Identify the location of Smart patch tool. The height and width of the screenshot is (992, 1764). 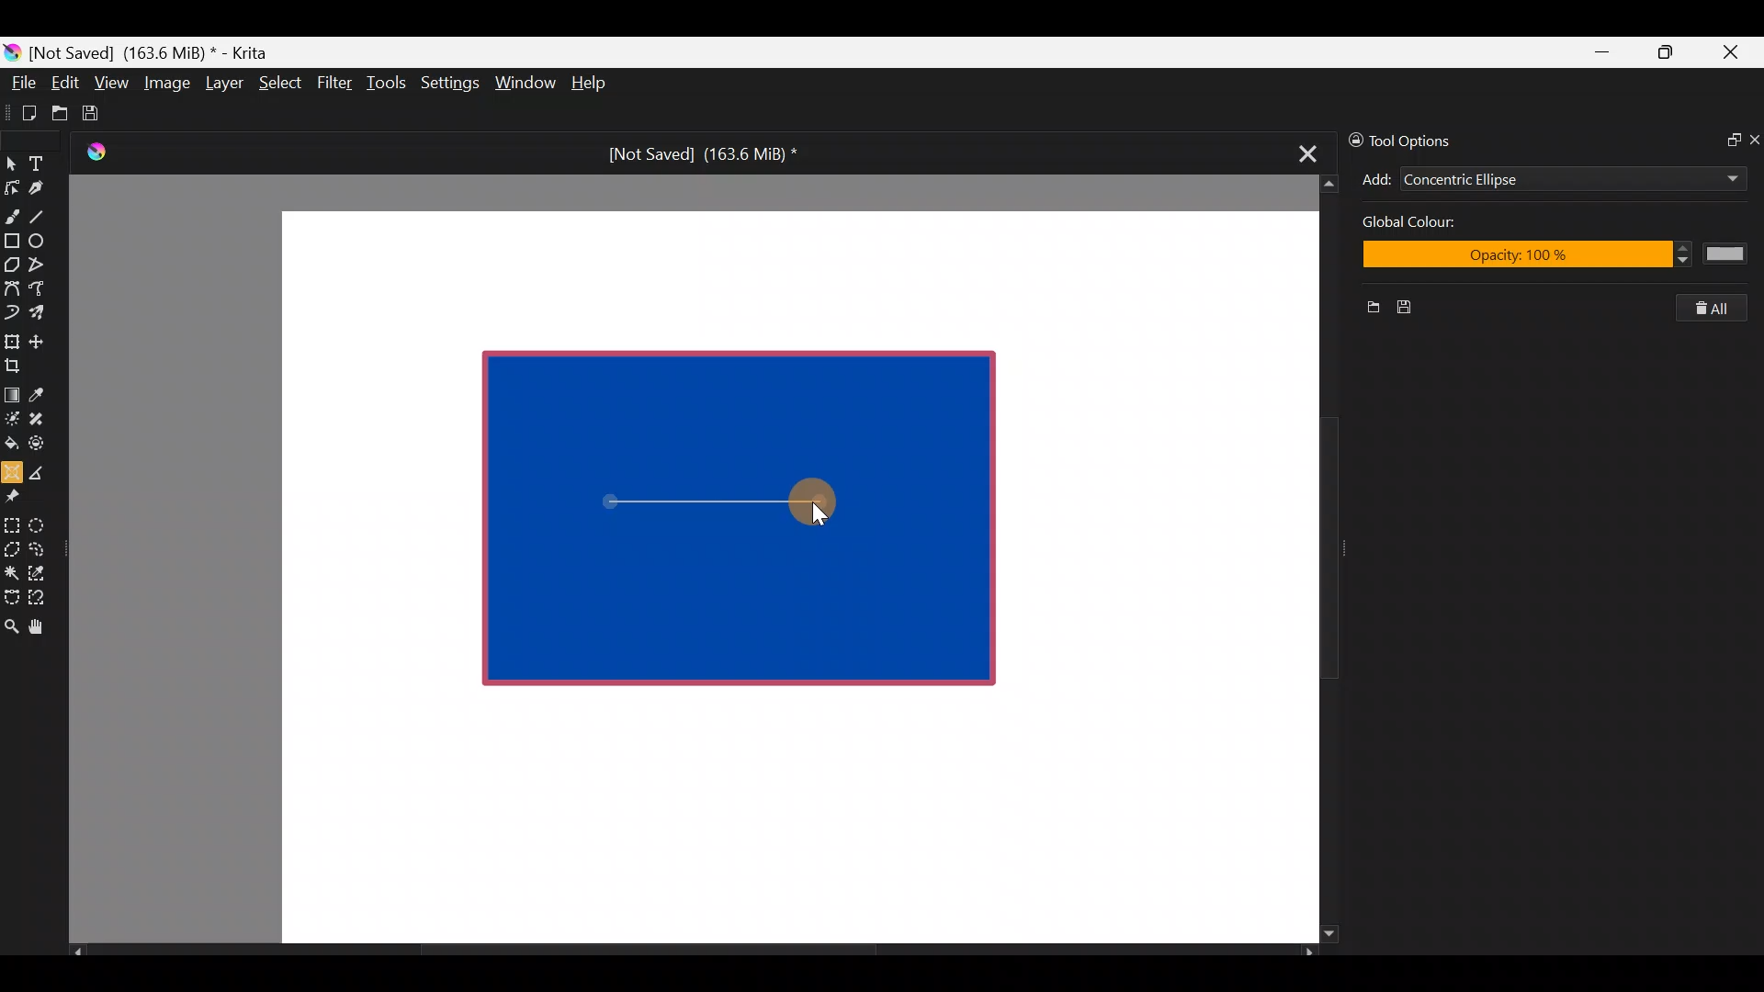
(42, 418).